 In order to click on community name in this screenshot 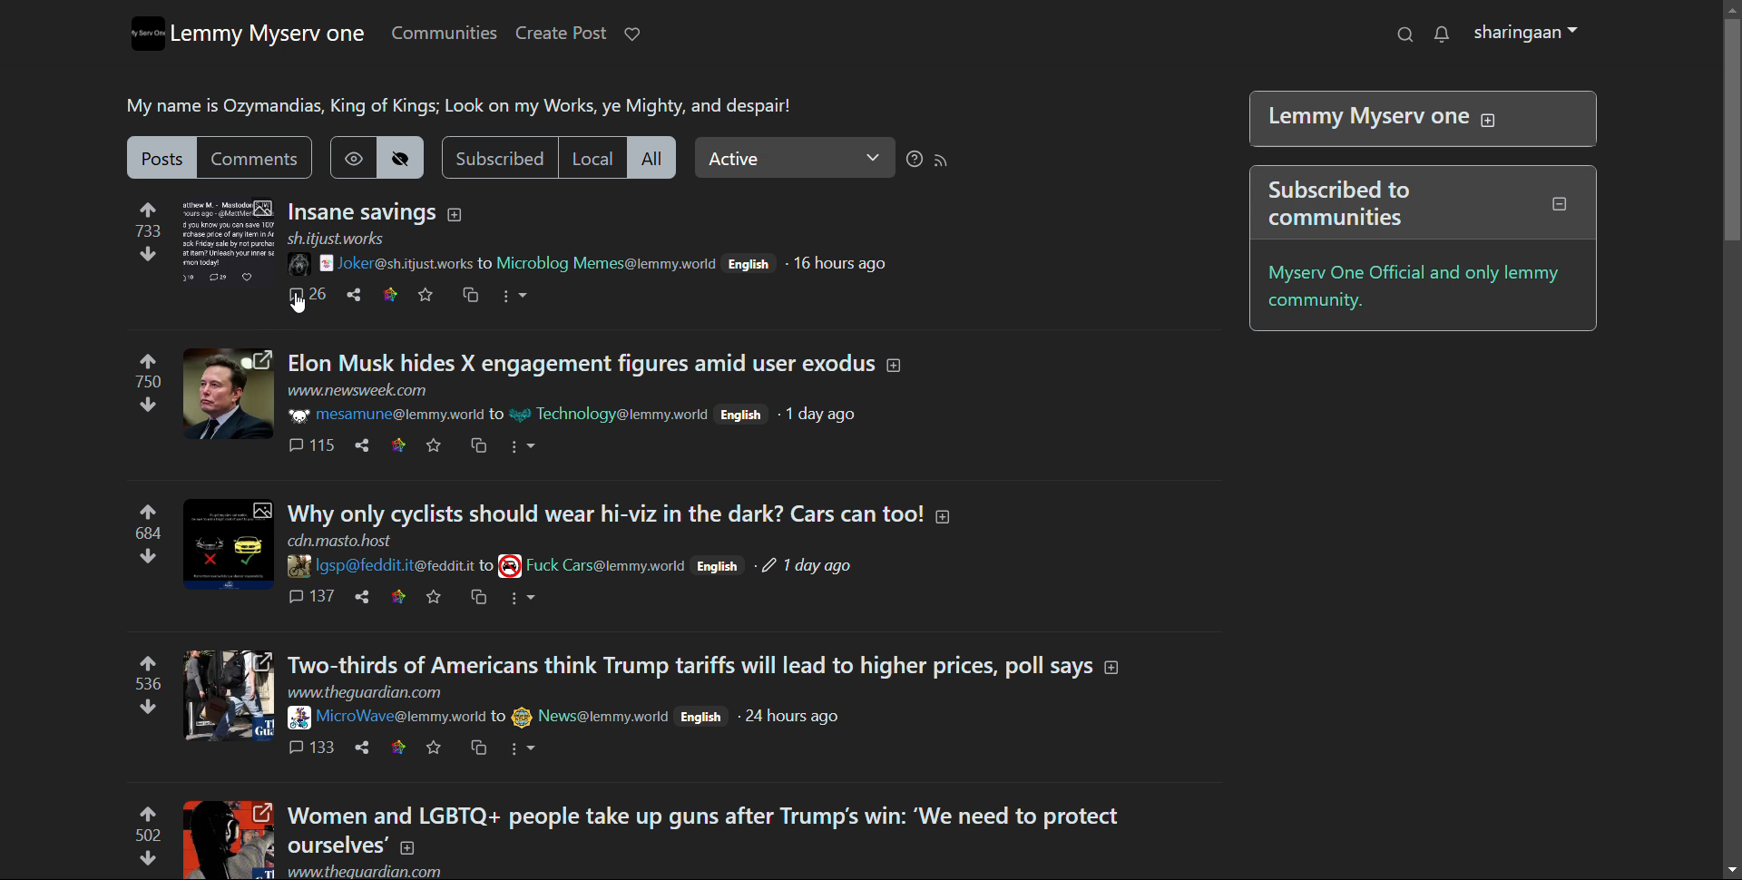, I will do `click(609, 263)`.